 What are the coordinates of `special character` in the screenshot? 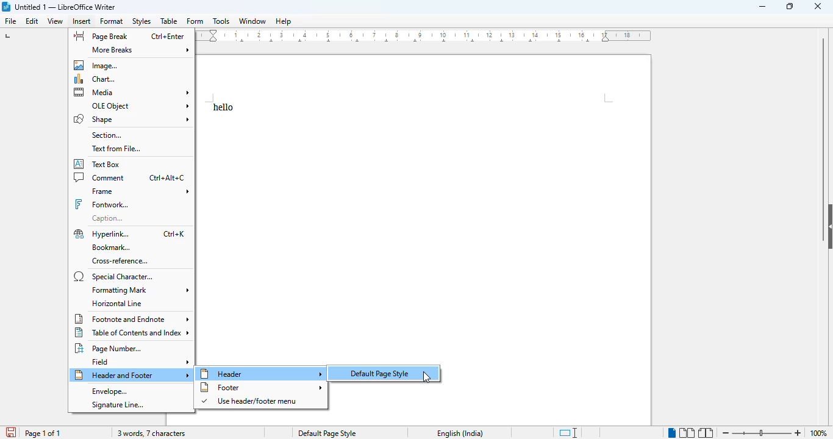 It's located at (115, 276).